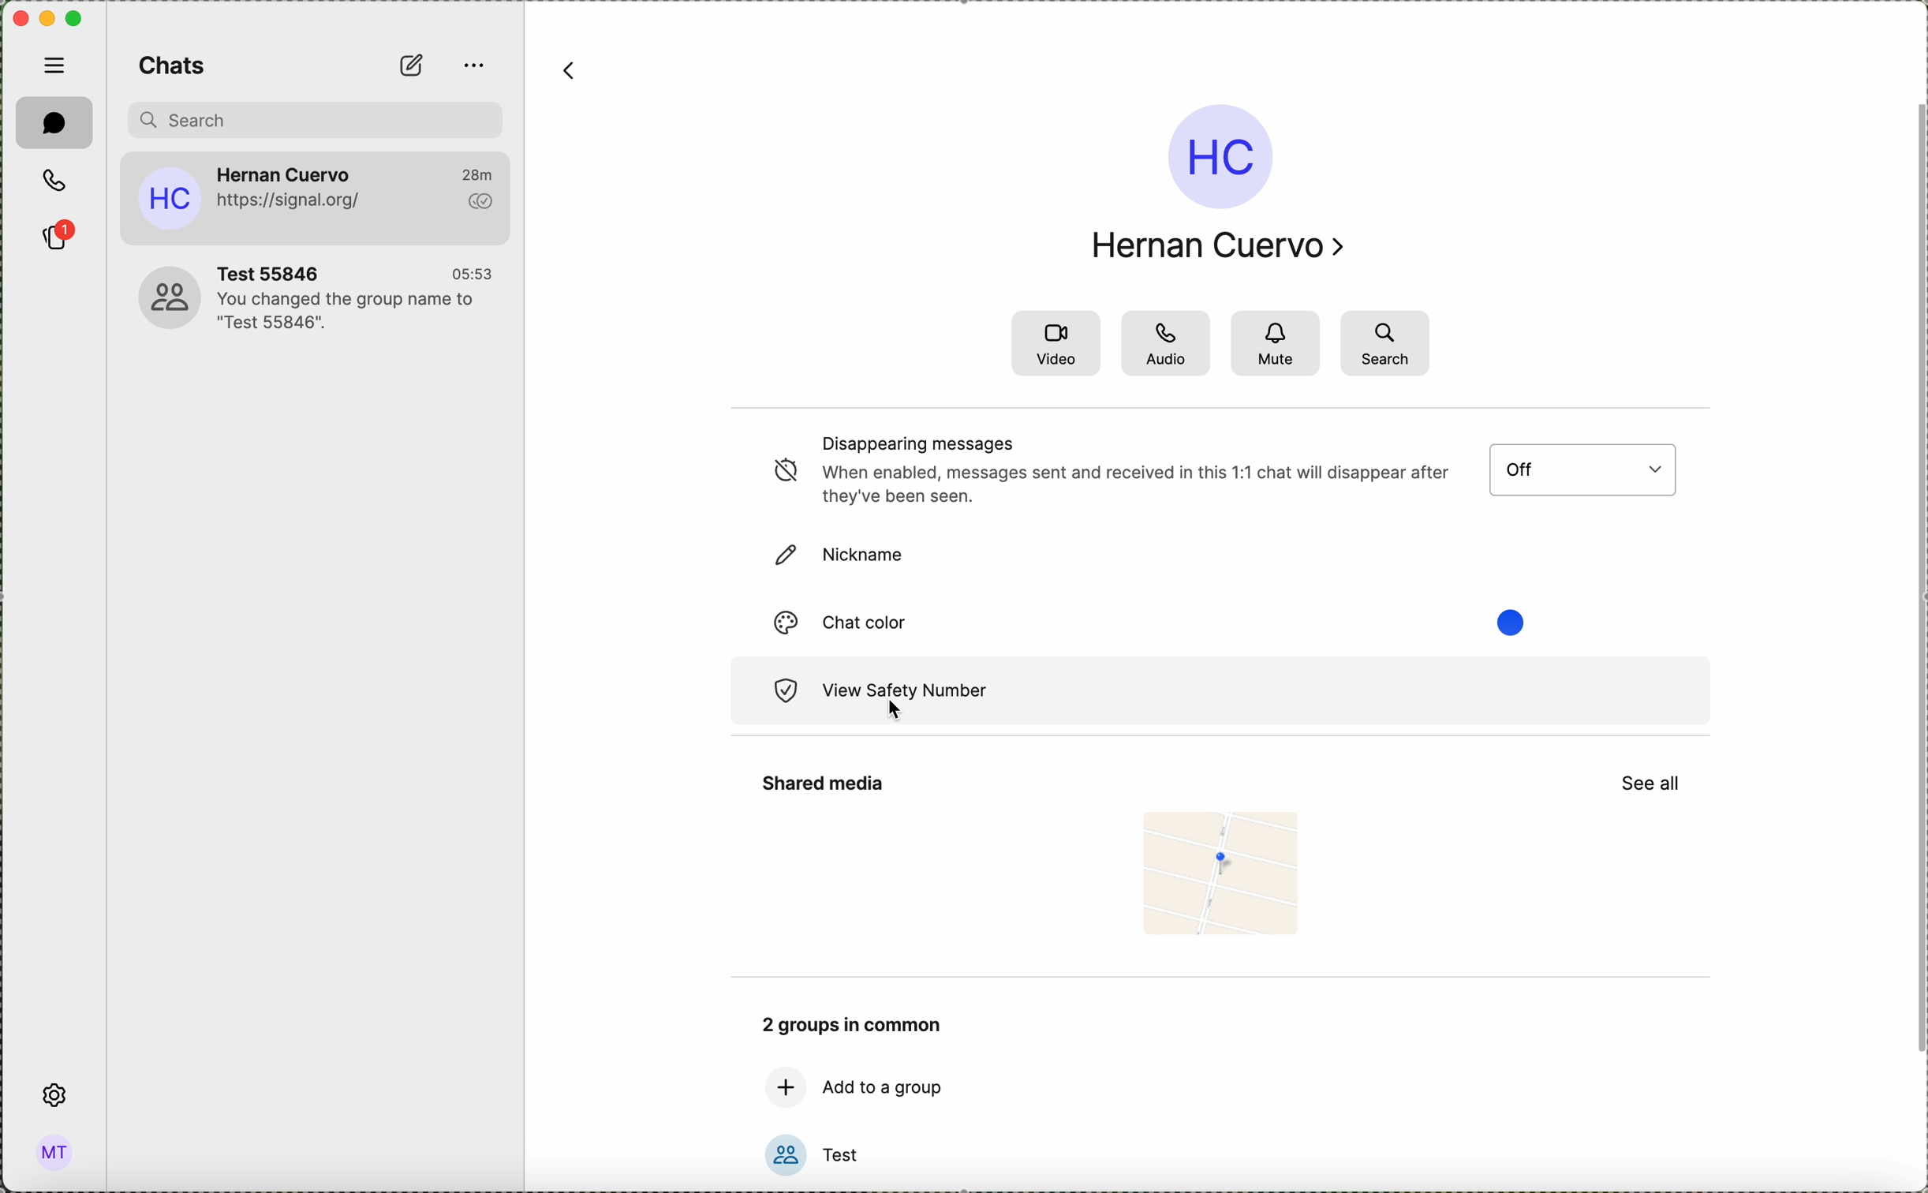 The image size is (1928, 1193). Describe the element at coordinates (882, 1087) in the screenshot. I see `add to a group` at that location.